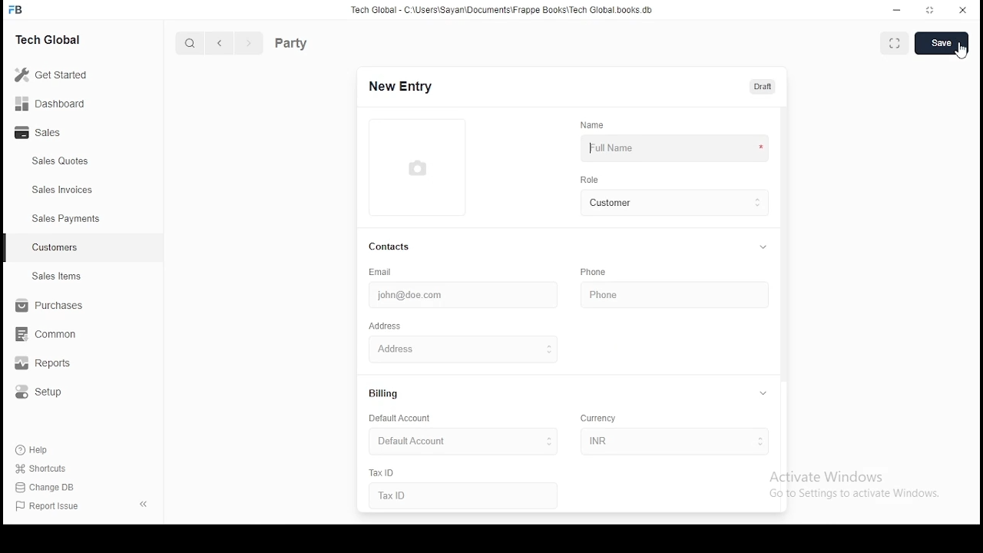 This screenshot has height=553, width=983. I want to click on purchase, so click(45, 306).